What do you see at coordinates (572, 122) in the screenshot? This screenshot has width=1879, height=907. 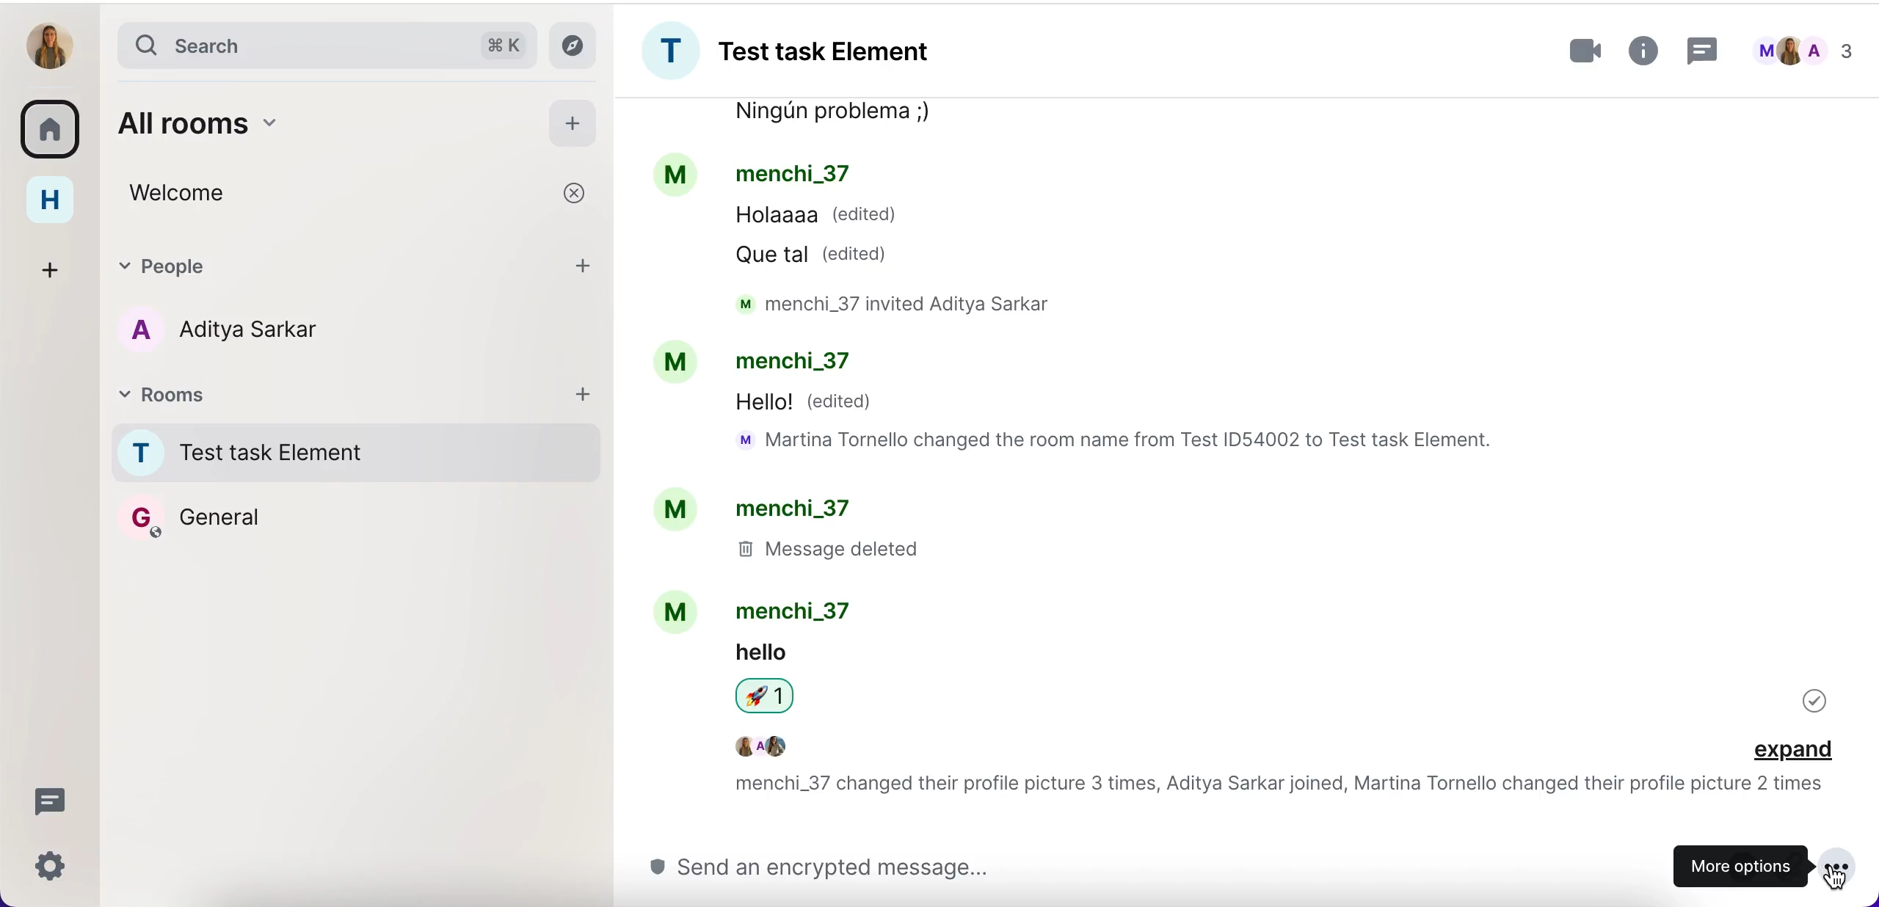 I see `add` at bounding box center [572, 122].